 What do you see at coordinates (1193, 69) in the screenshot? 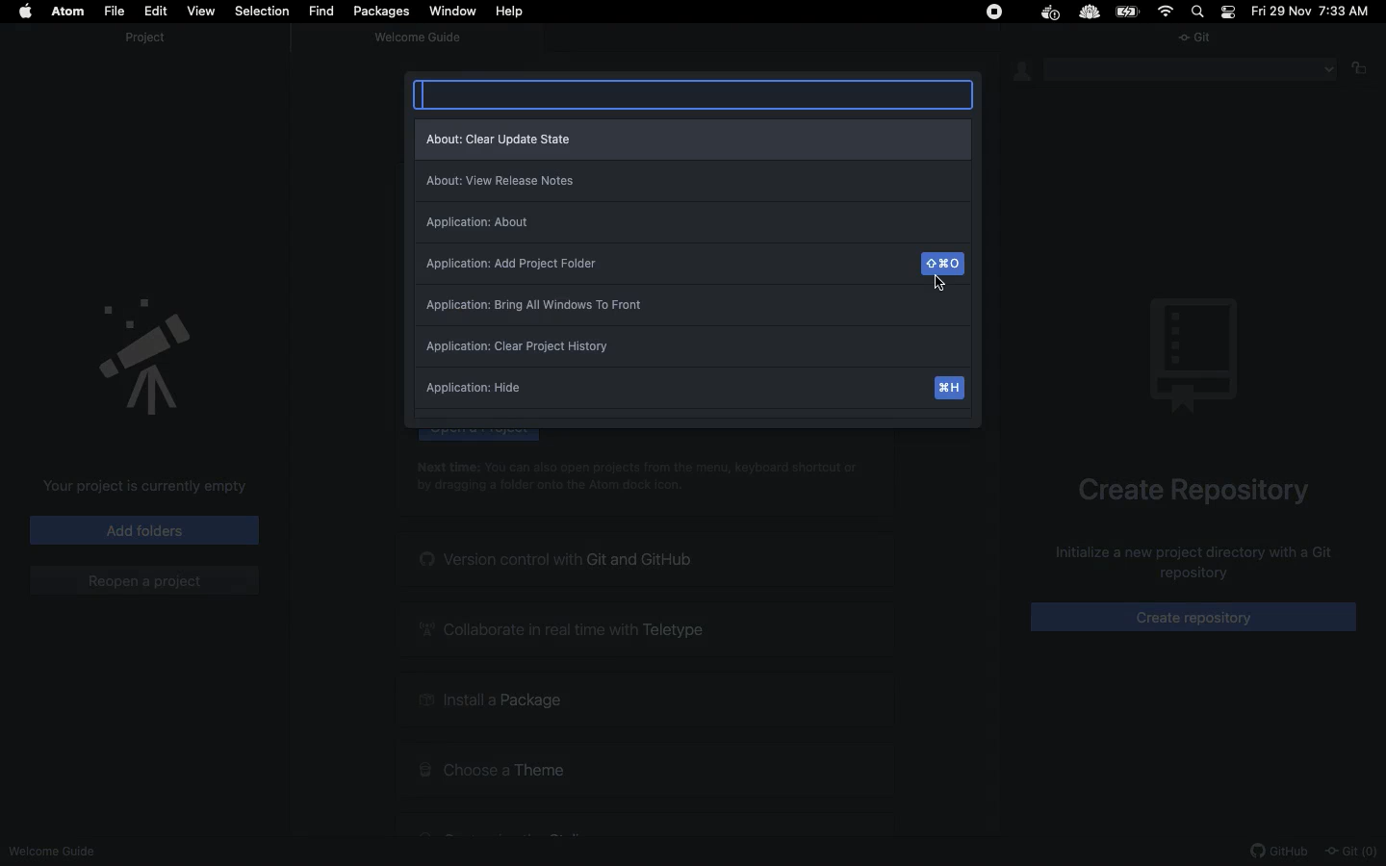
I see `Menu` at bounding box center [1193, 69].